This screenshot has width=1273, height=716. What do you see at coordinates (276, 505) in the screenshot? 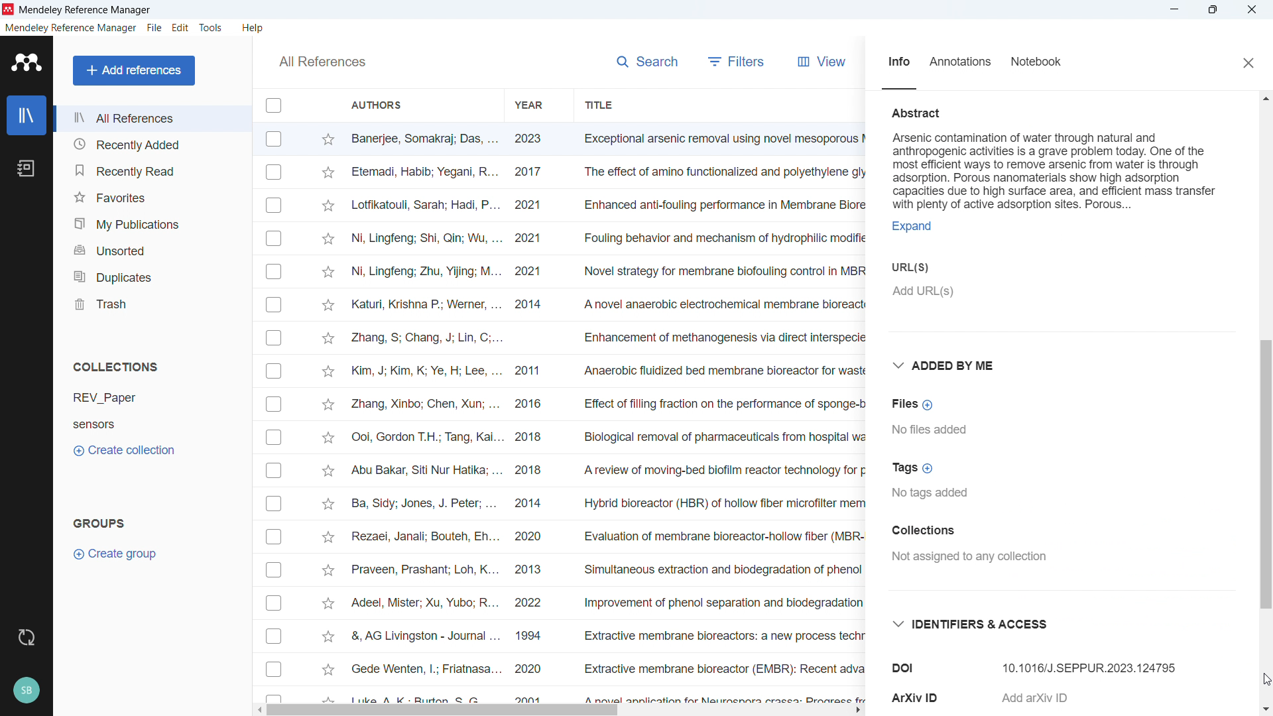
I see `click to select individual entry` at bounding box center [276, 505].